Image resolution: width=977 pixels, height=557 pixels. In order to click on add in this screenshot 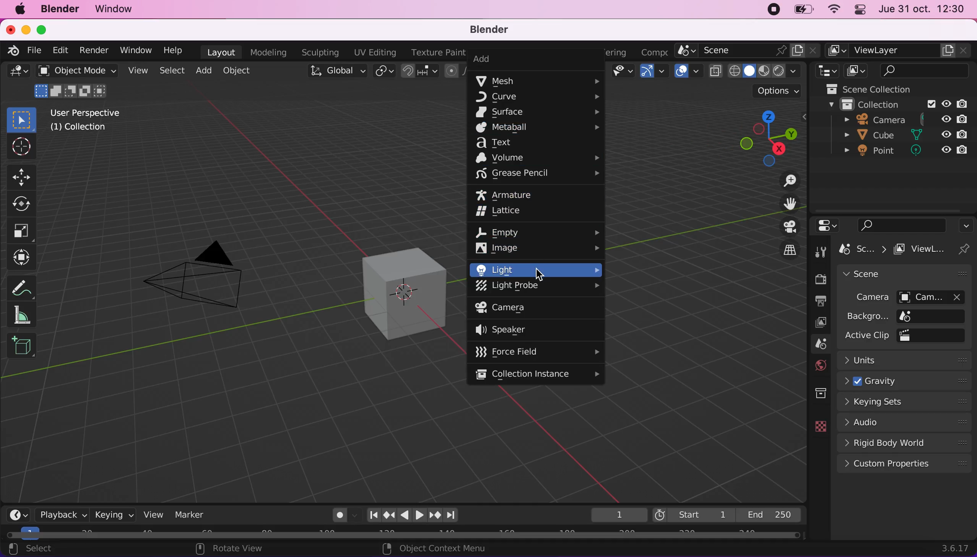, I will do `click(535, 59)`.